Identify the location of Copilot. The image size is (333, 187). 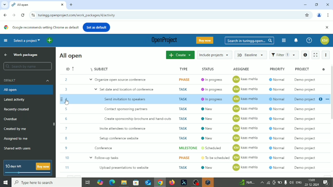
(101, 182).